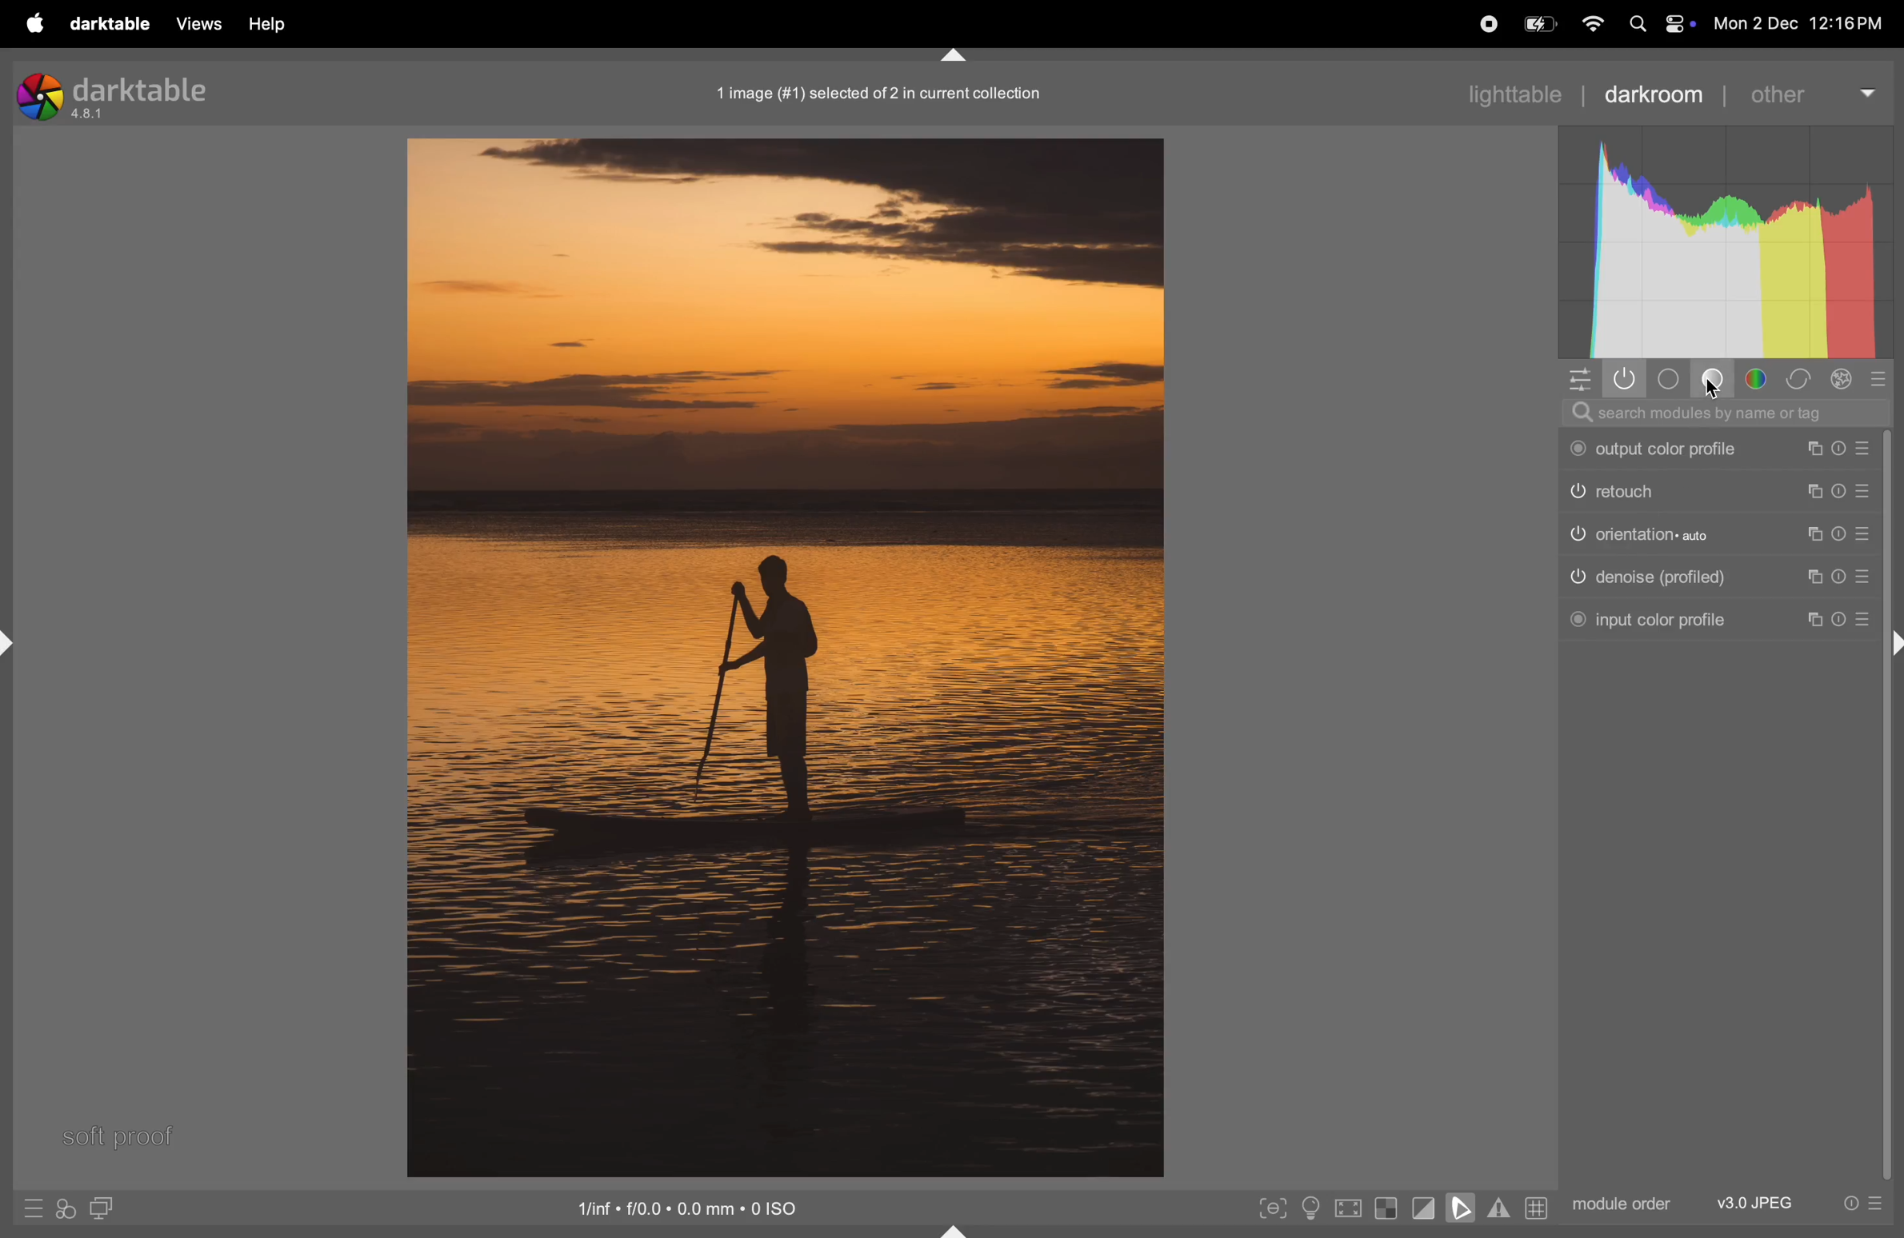 Image resolution: width=1904 pixels, height=1238 pixels. Describe the element at coordinates (1315, 1209) in the screenshot. I see `toggle iso` at that location.